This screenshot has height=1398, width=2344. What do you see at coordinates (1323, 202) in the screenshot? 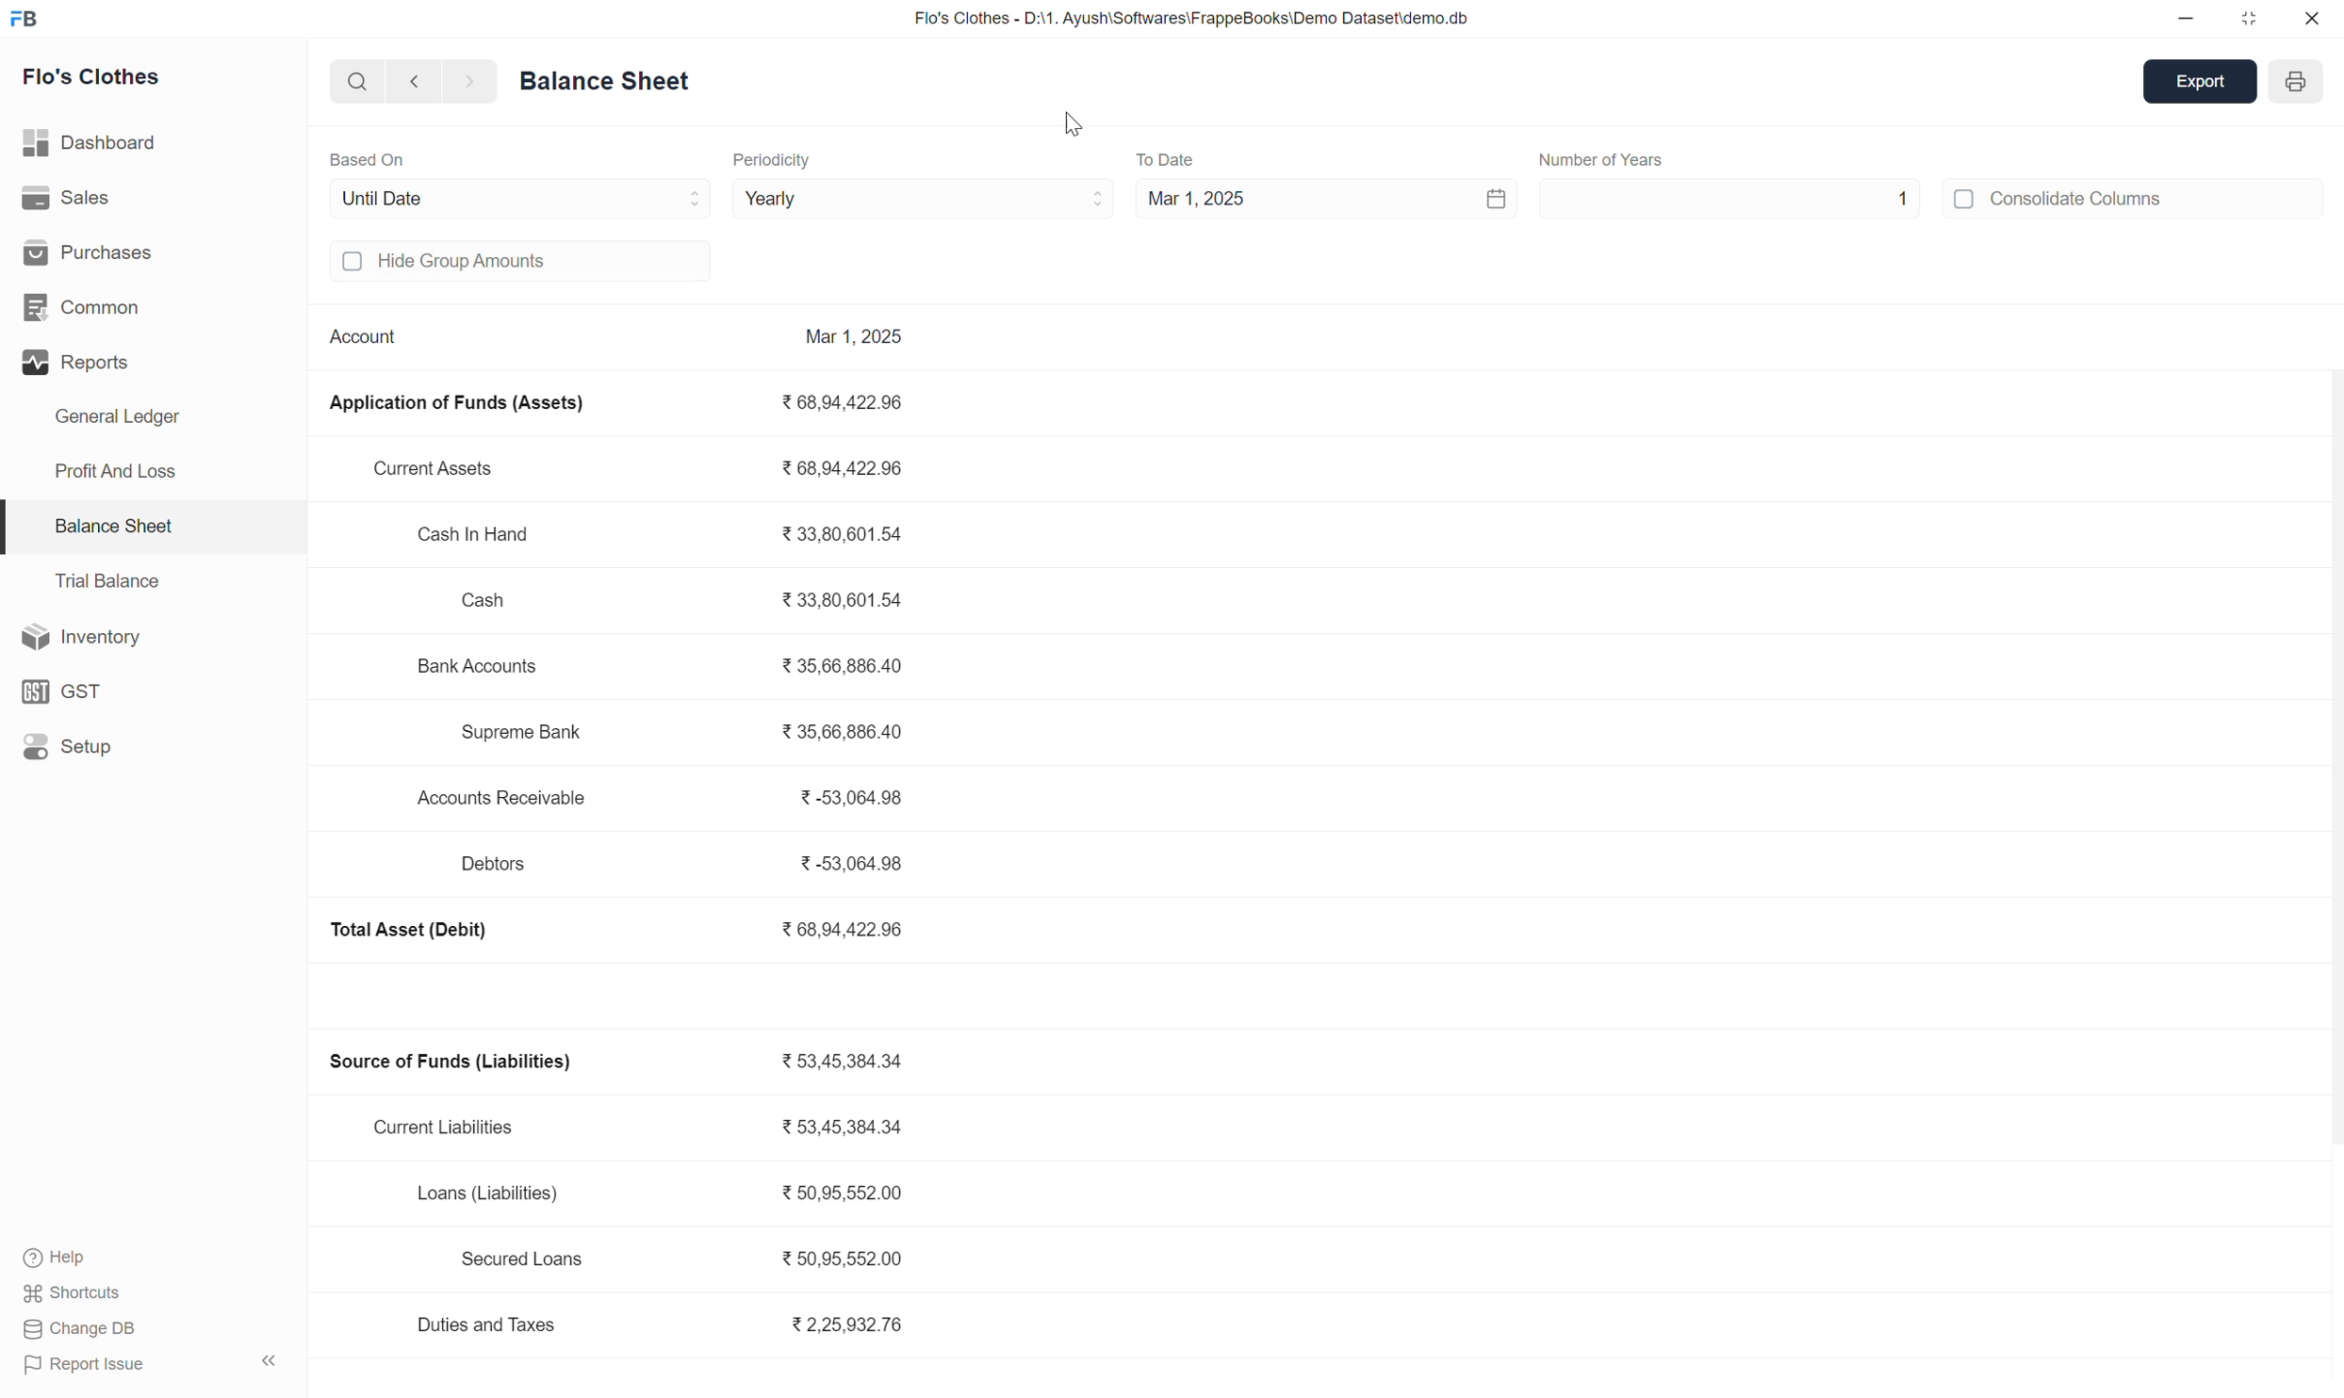
I see `Mar 1, 2025 ` at bounding box center [1323, 202].